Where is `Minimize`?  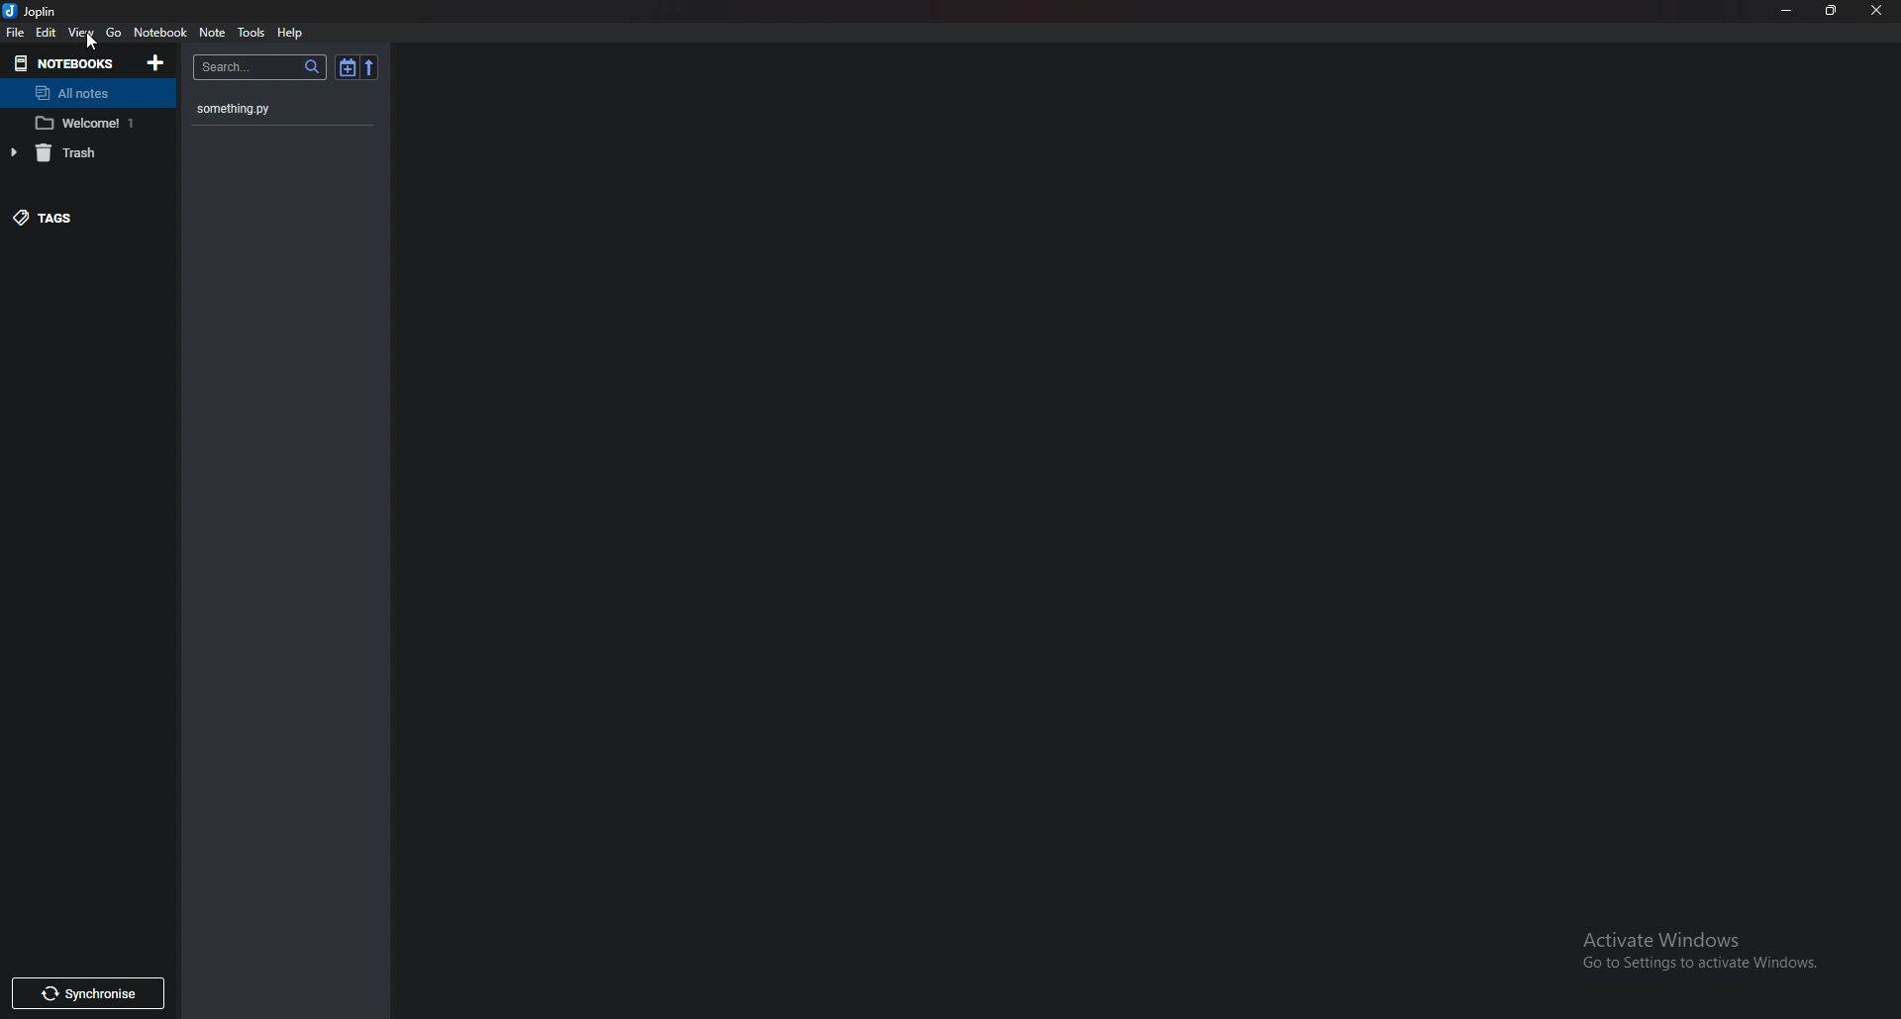 Minimize is located at coordinates (1789, 11).